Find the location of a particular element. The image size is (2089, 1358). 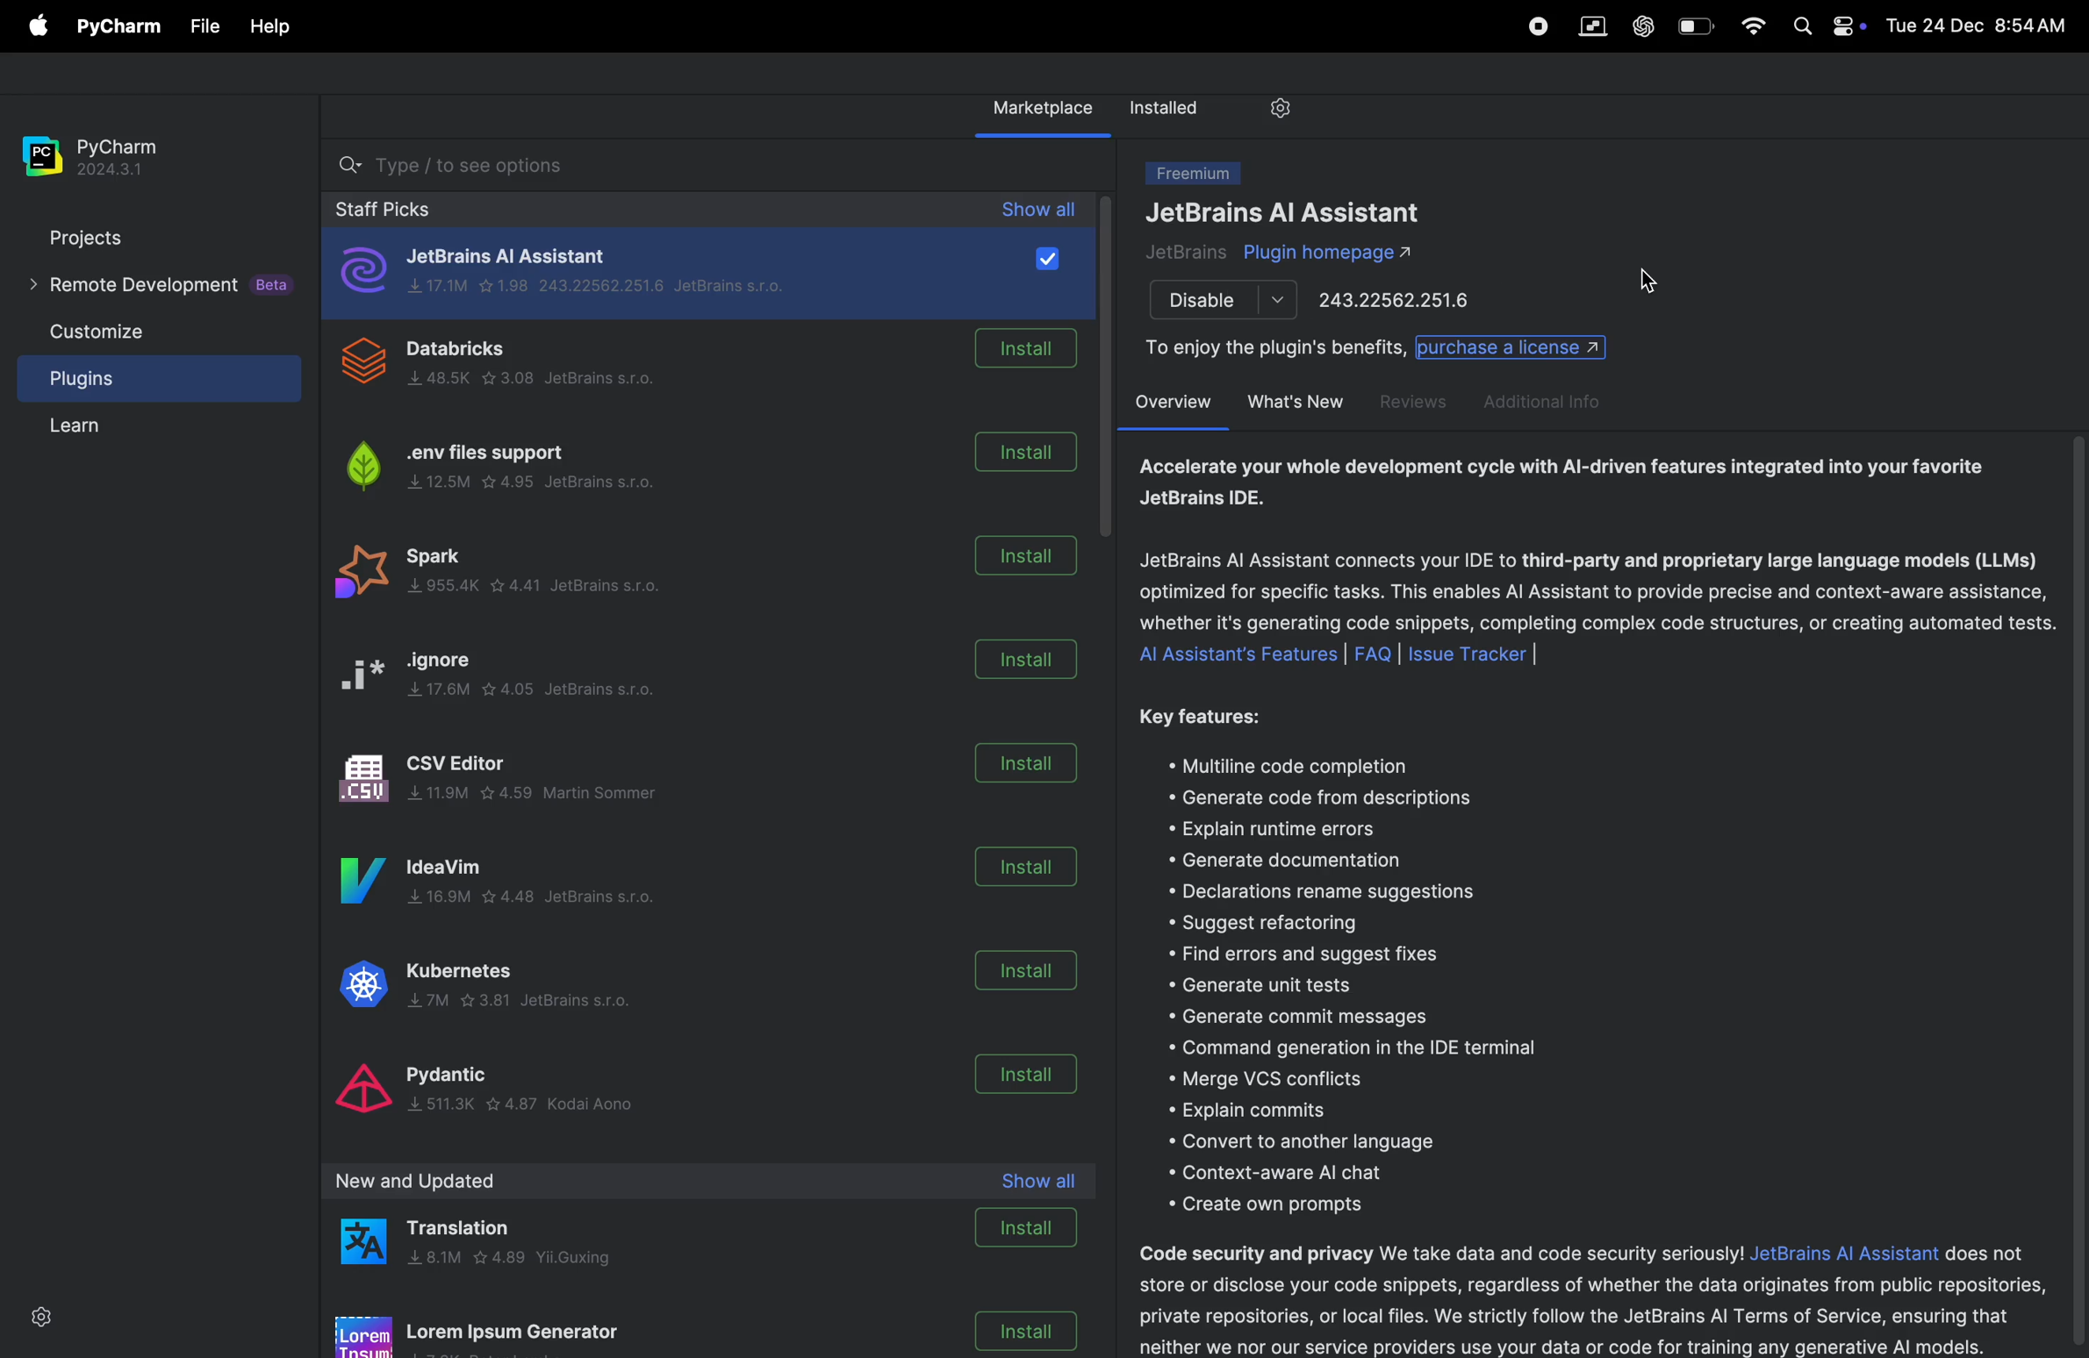

kubernates is located at coordinates (498, 998).